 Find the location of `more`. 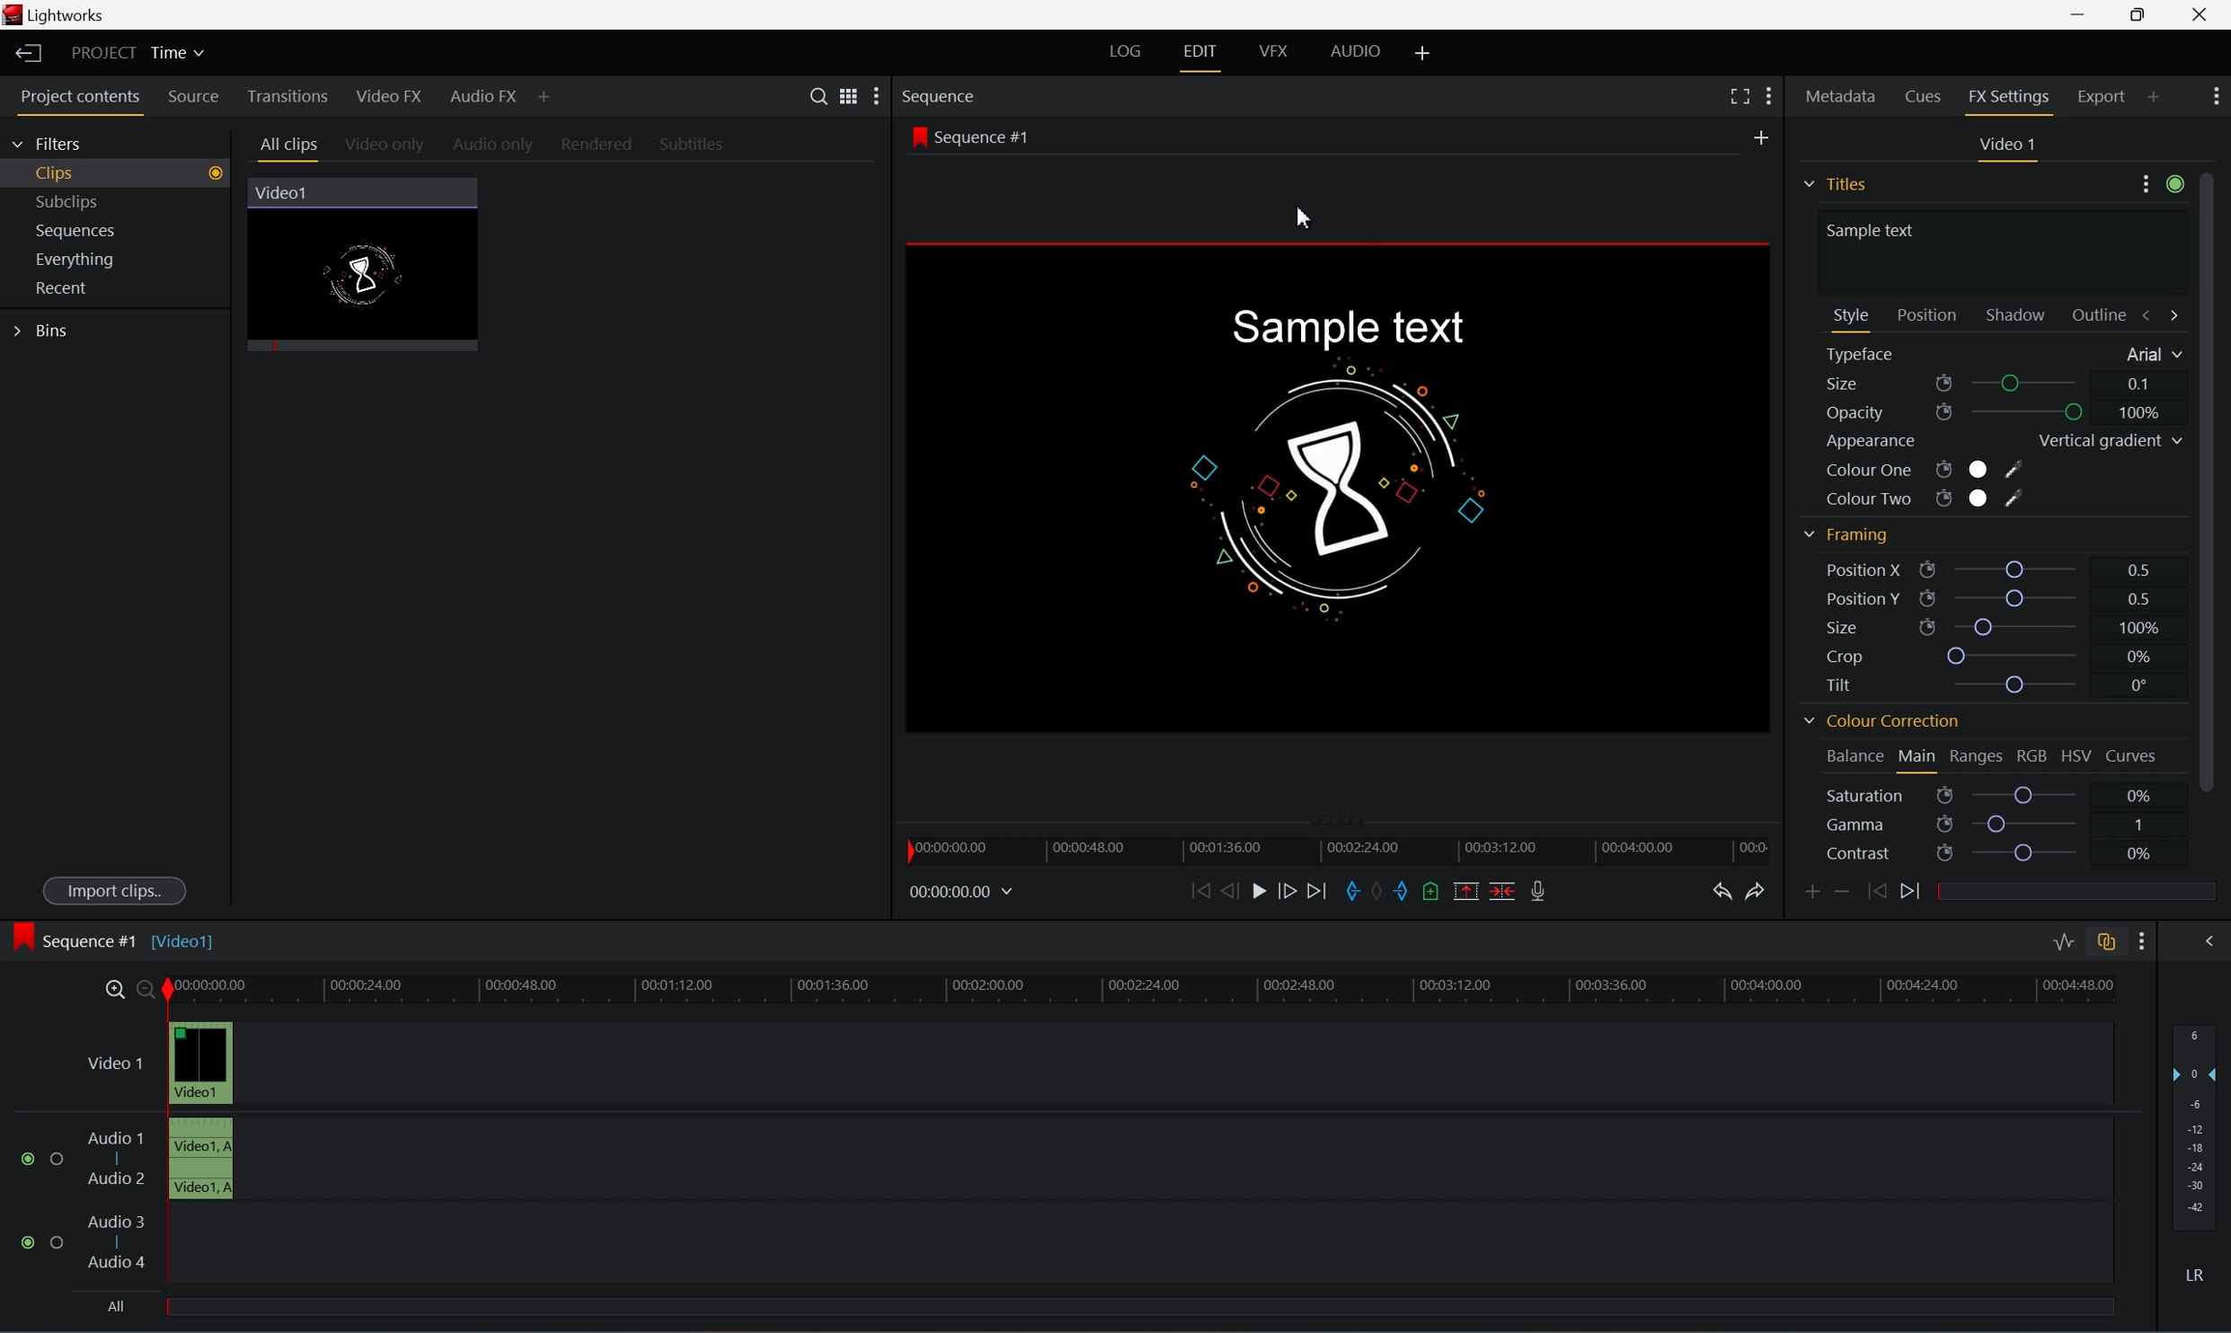

more is located at coordinates (871, 98).